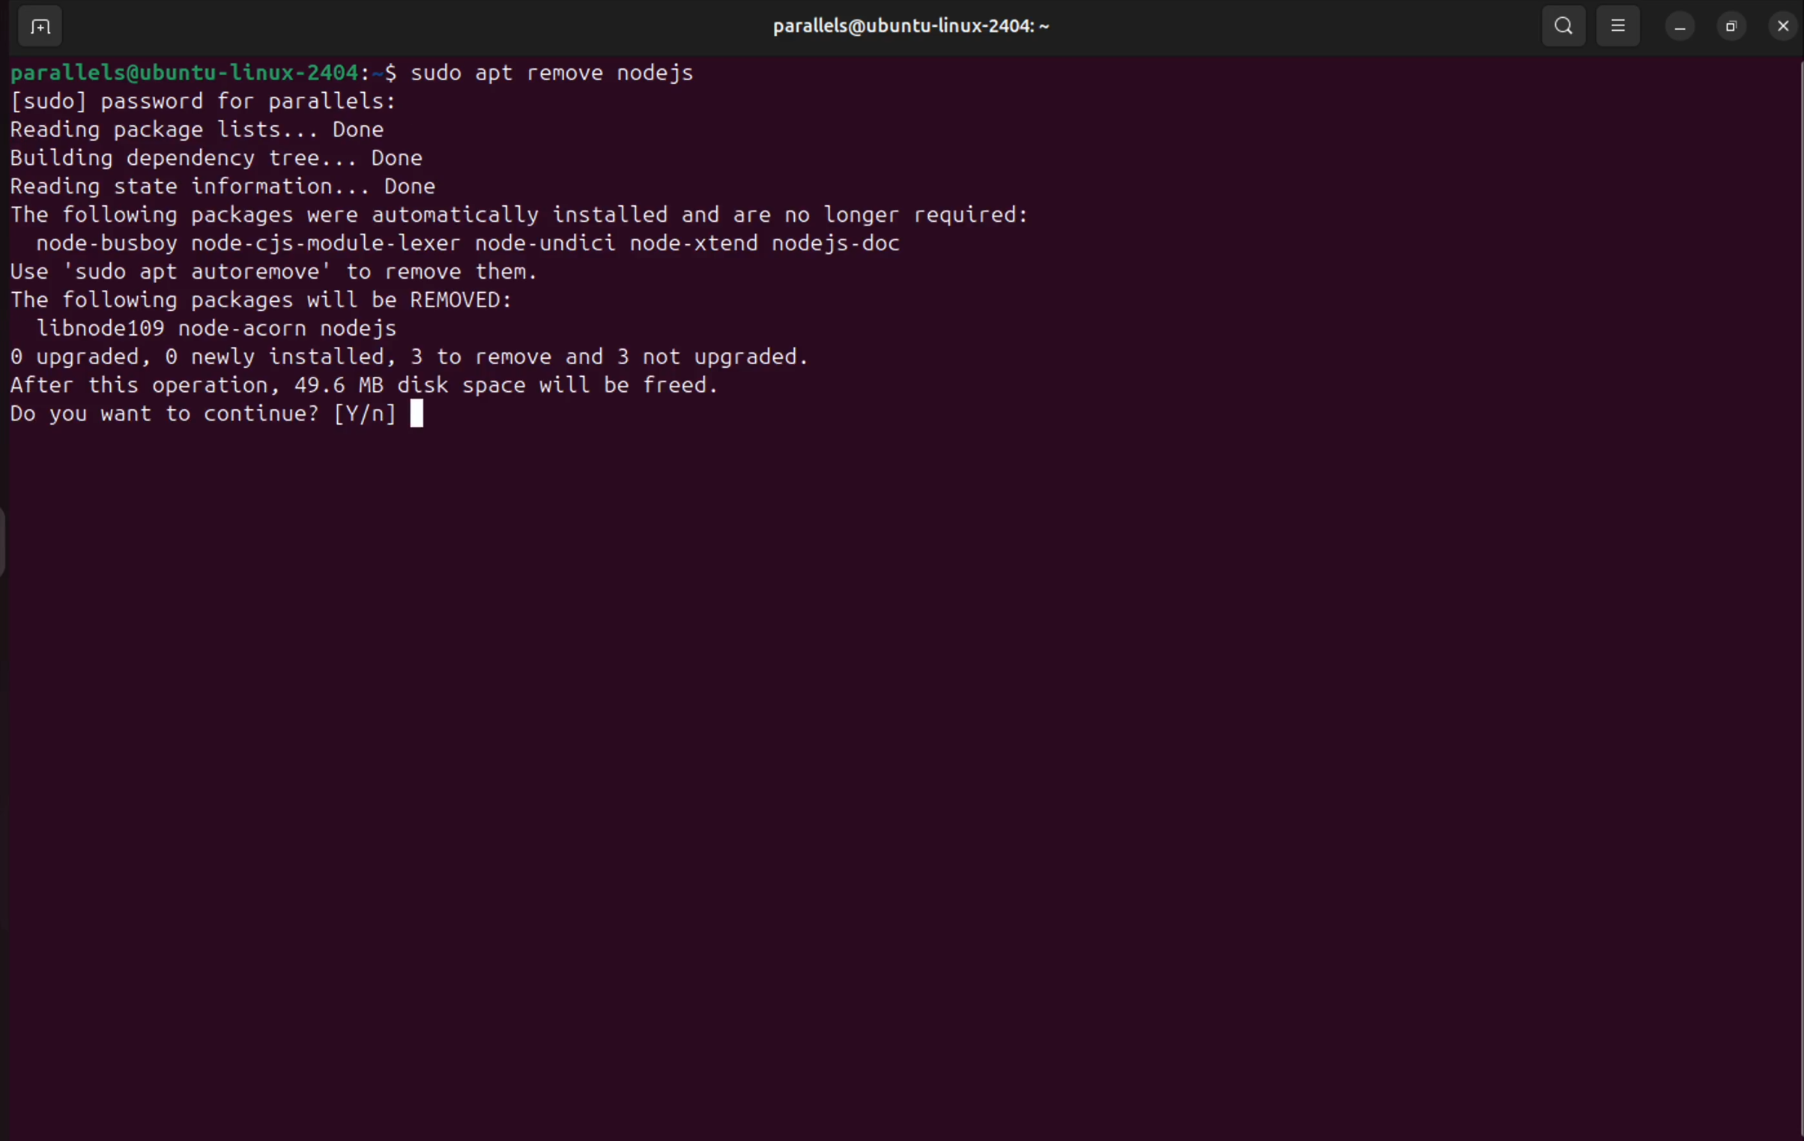 The image size is (1804, 1141). What do you see at coordinates (909, 25) in the screenshot?
I see `parallels@ubuntu-linux-2404: ~` at bounding box center [909, 25].